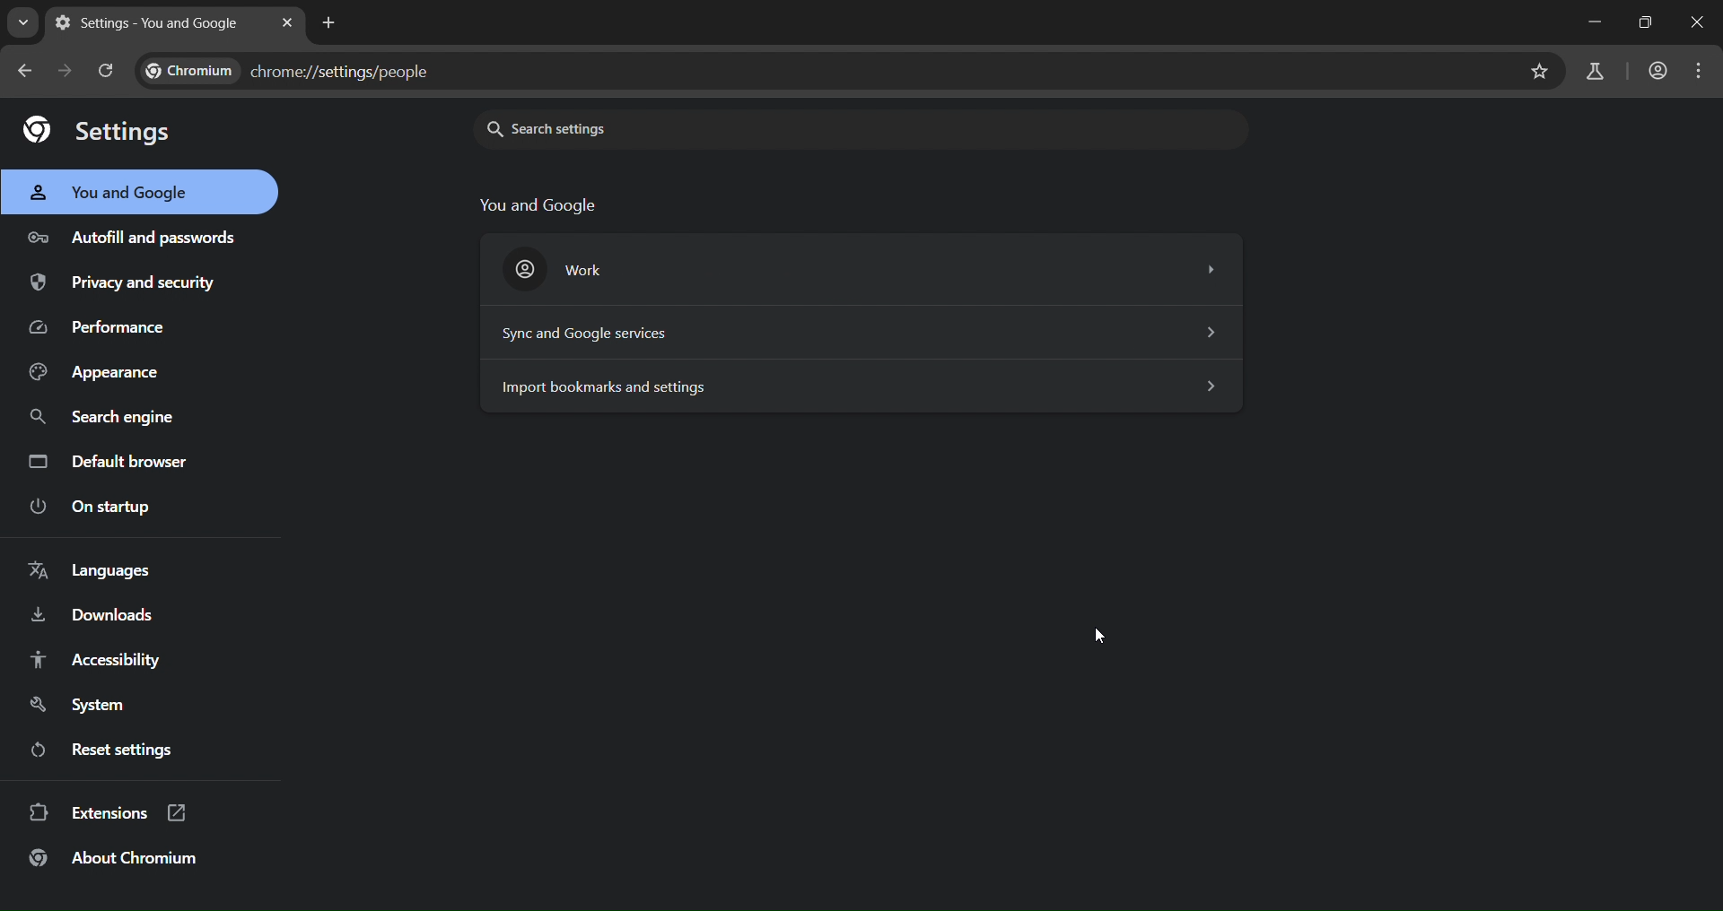  What do you see at coordinates (540, 204) in the screenshot?
I see `you and google` at bounding box center [540, 204].